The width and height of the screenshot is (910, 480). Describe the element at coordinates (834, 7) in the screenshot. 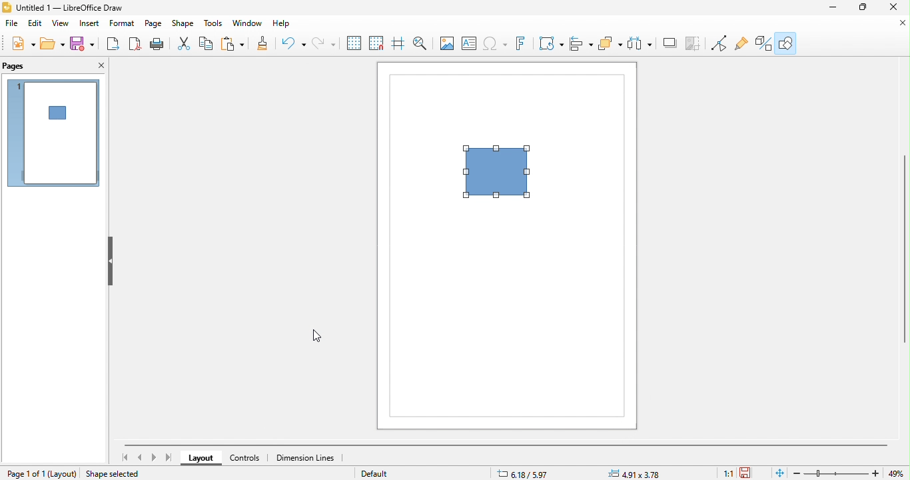

I see `minimize` at that location.